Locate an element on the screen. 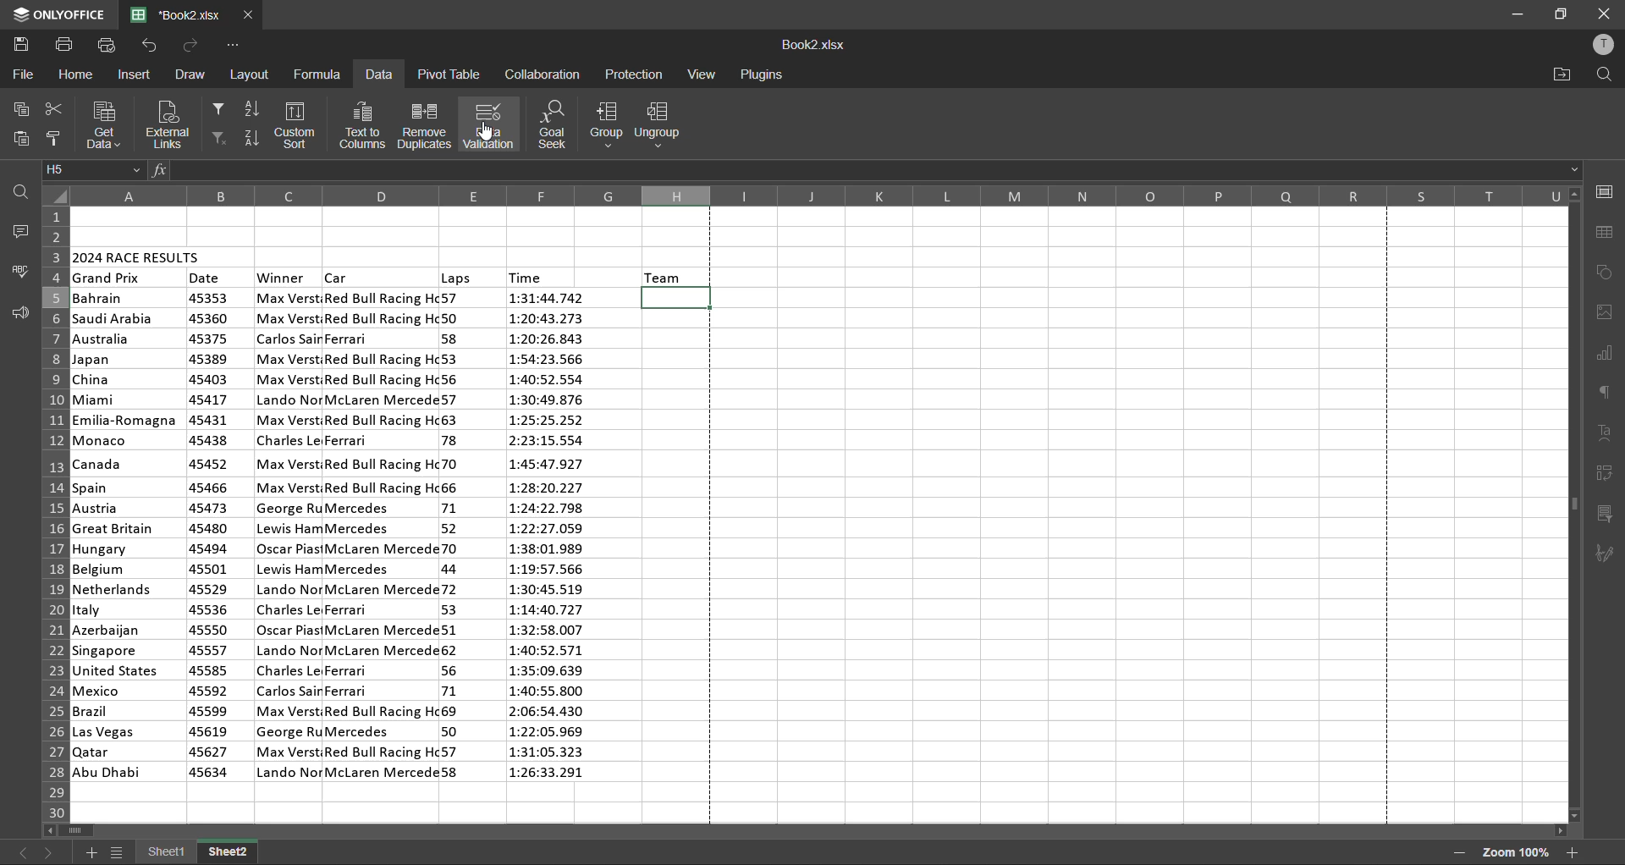 This screenshot has width=1625, height=865. custom sort is located at coordinates (299, 125).